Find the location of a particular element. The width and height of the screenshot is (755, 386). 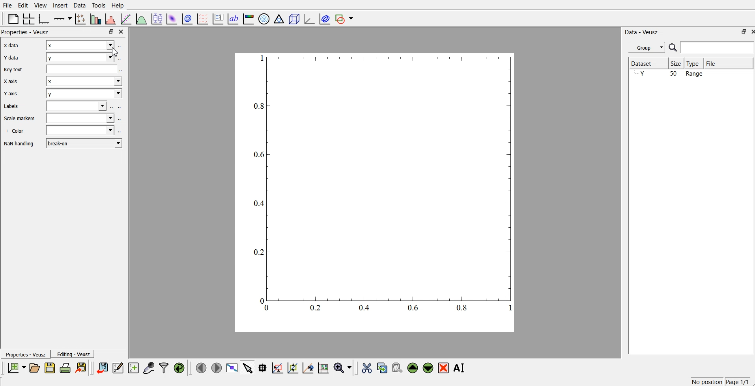

¥ data is located at coordinates (17, 58).